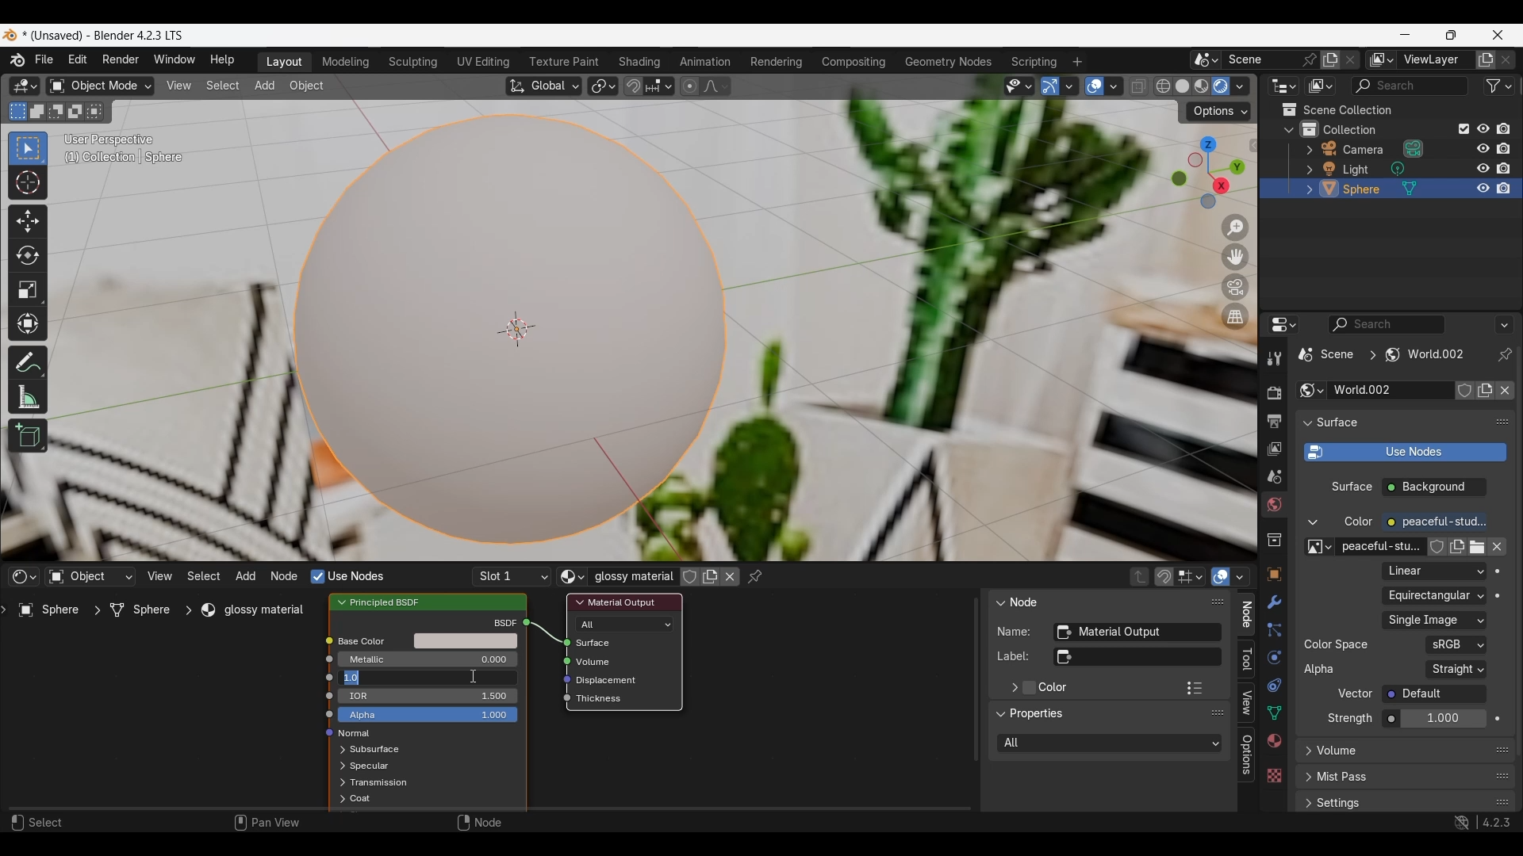  Describe the element at coordinates (28, 222) in the screenshot. I see `Move` at that location.